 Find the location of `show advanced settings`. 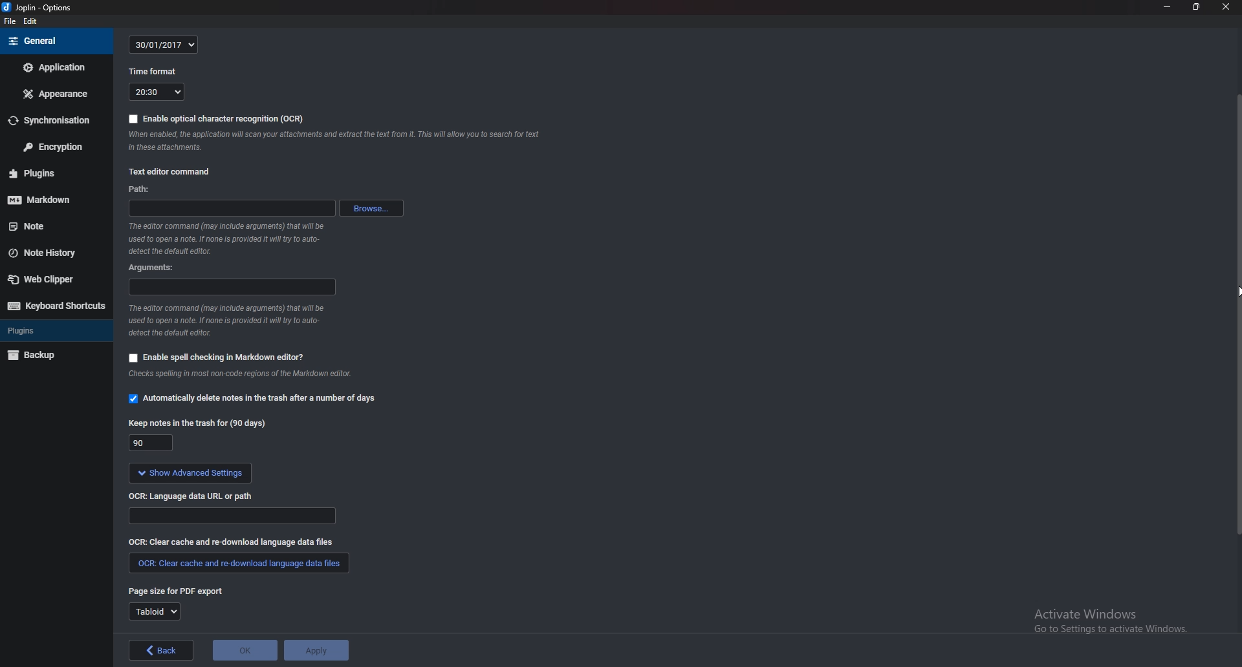

show advanced settings is located at coordinates (221, 473).